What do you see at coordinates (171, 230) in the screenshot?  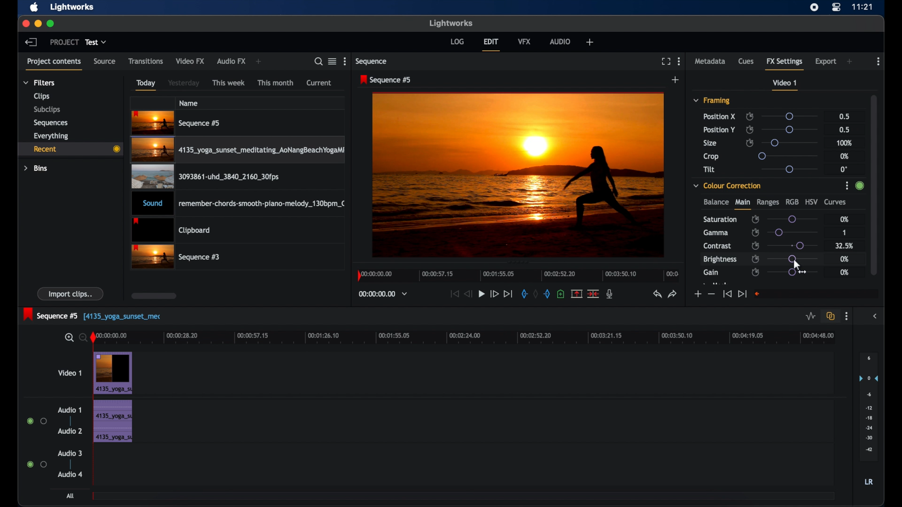 I see `clipboard` at bounding box center [171, 230].